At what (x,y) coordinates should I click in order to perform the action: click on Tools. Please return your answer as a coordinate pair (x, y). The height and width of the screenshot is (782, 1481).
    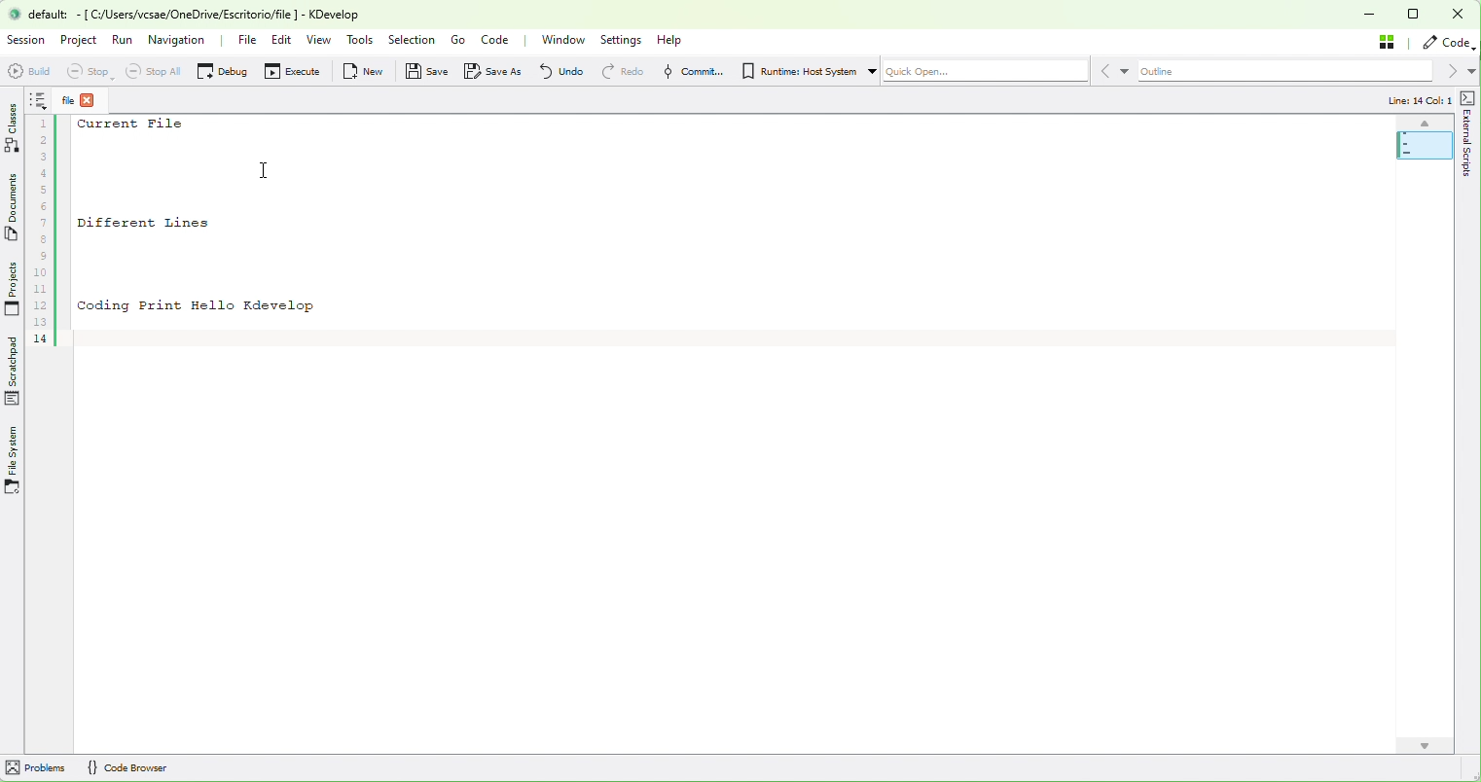
    Looking at the image, I should click on (364, 41).